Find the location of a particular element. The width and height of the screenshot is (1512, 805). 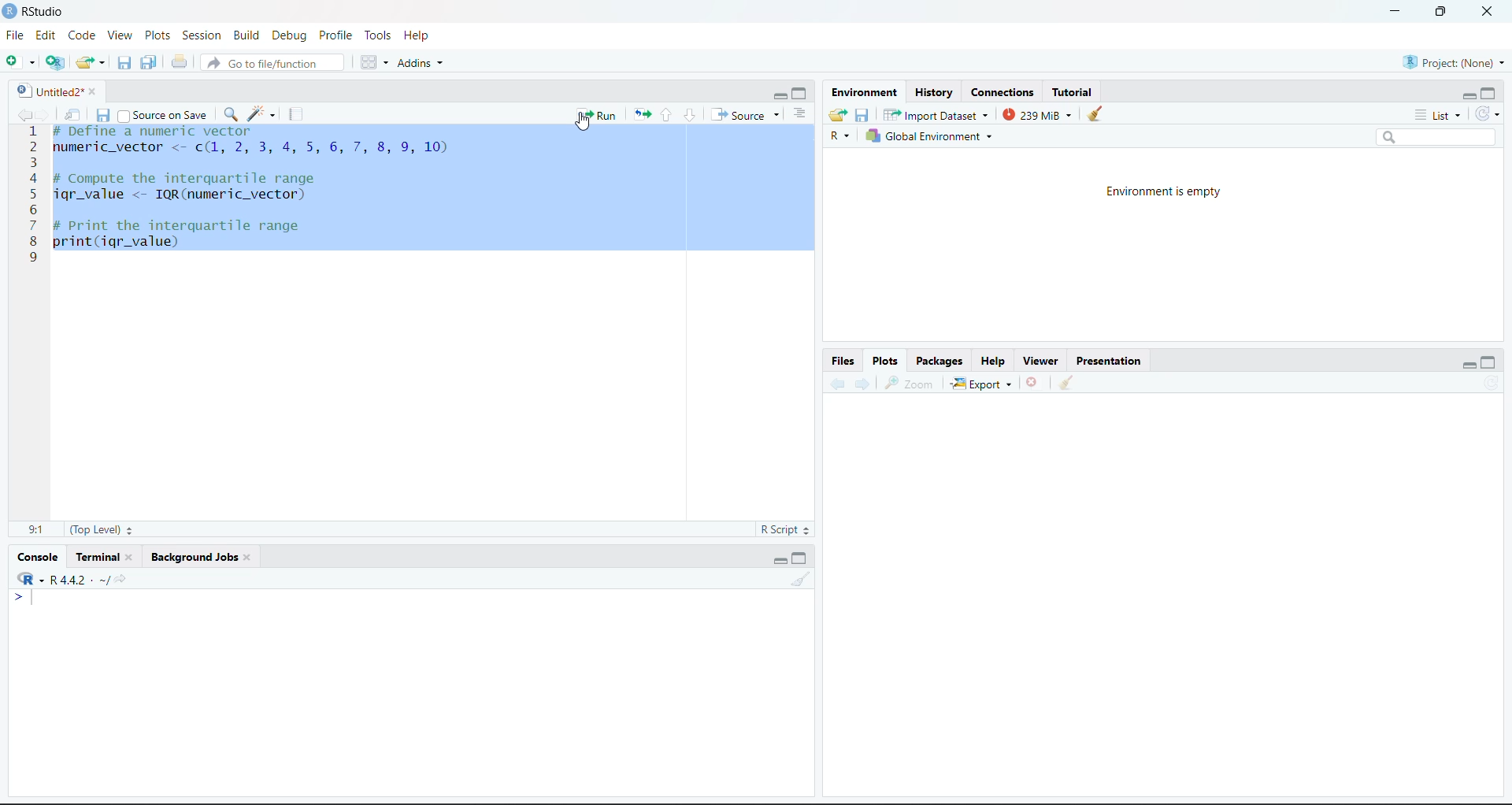

Edit is located at coordinates (50, 35).